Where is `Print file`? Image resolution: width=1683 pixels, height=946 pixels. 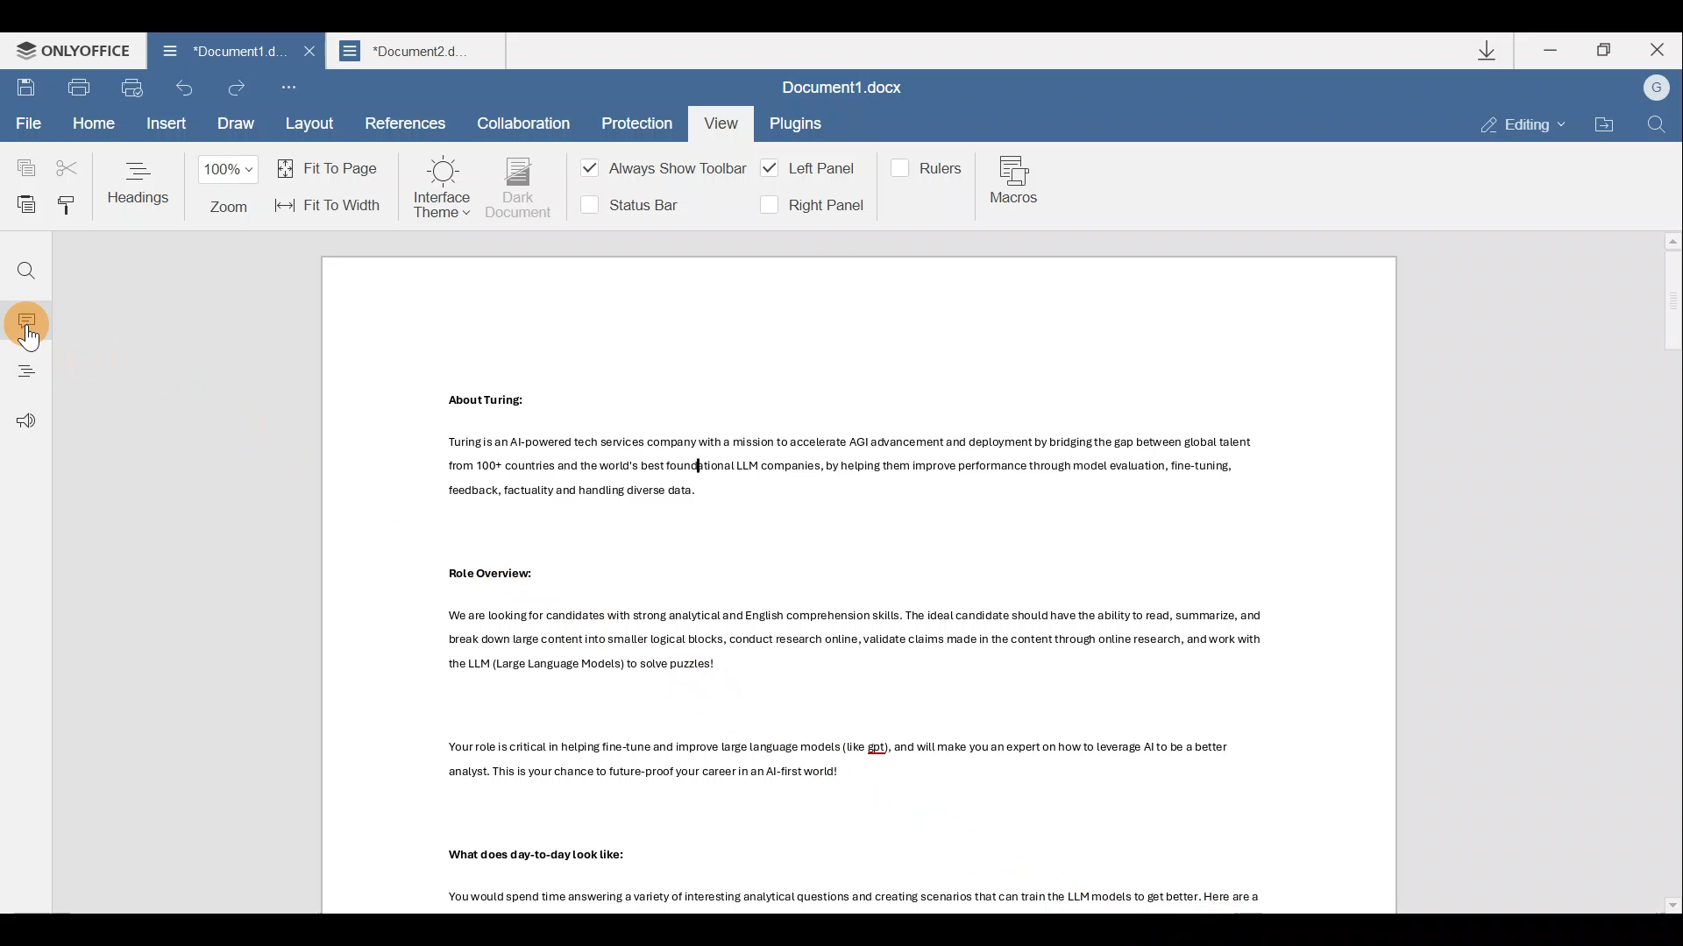
Print file is located at coordinates (83, 90).